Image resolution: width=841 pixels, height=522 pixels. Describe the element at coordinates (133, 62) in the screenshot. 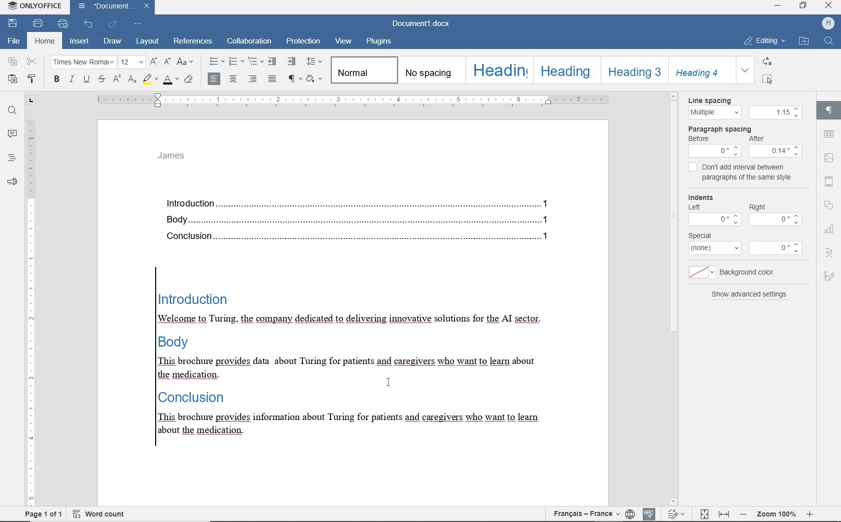

I see `font size` at that location.